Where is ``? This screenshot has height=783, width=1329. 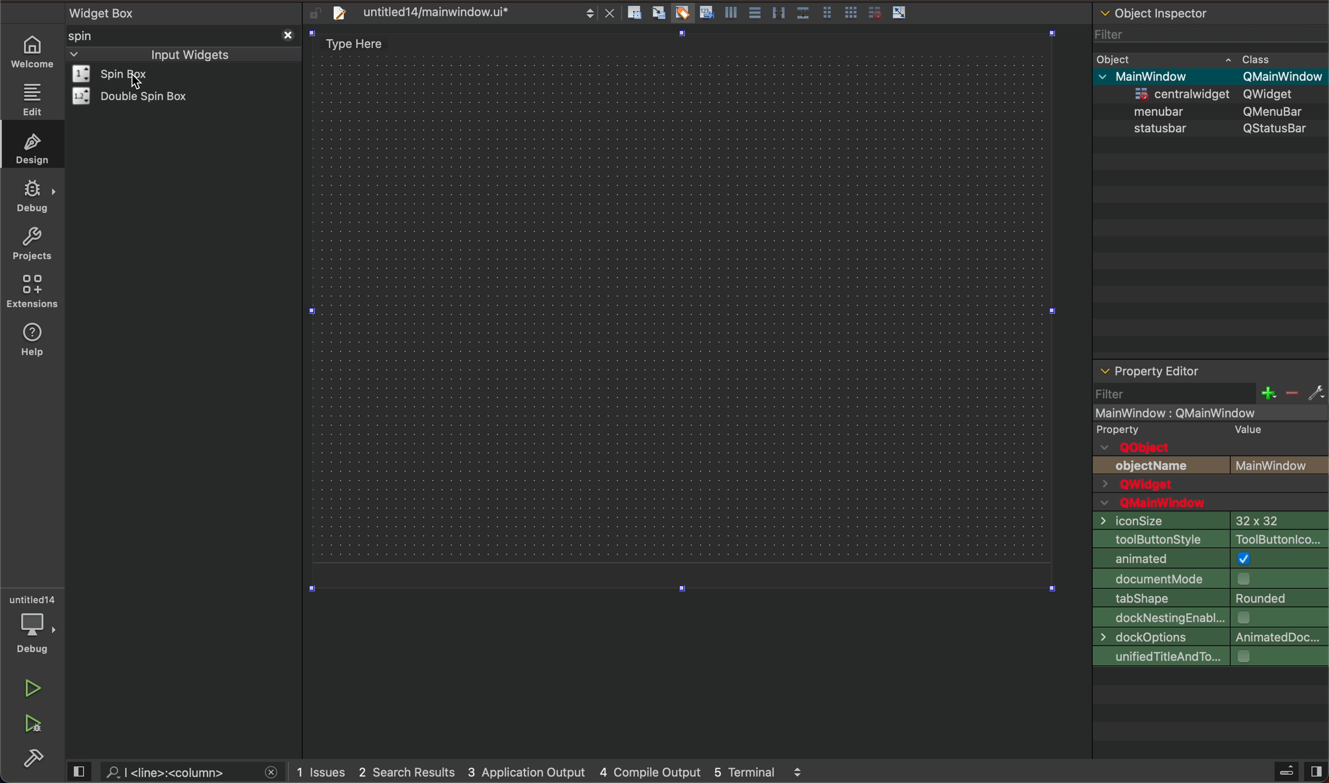  is located at coordinates (1164, 110).